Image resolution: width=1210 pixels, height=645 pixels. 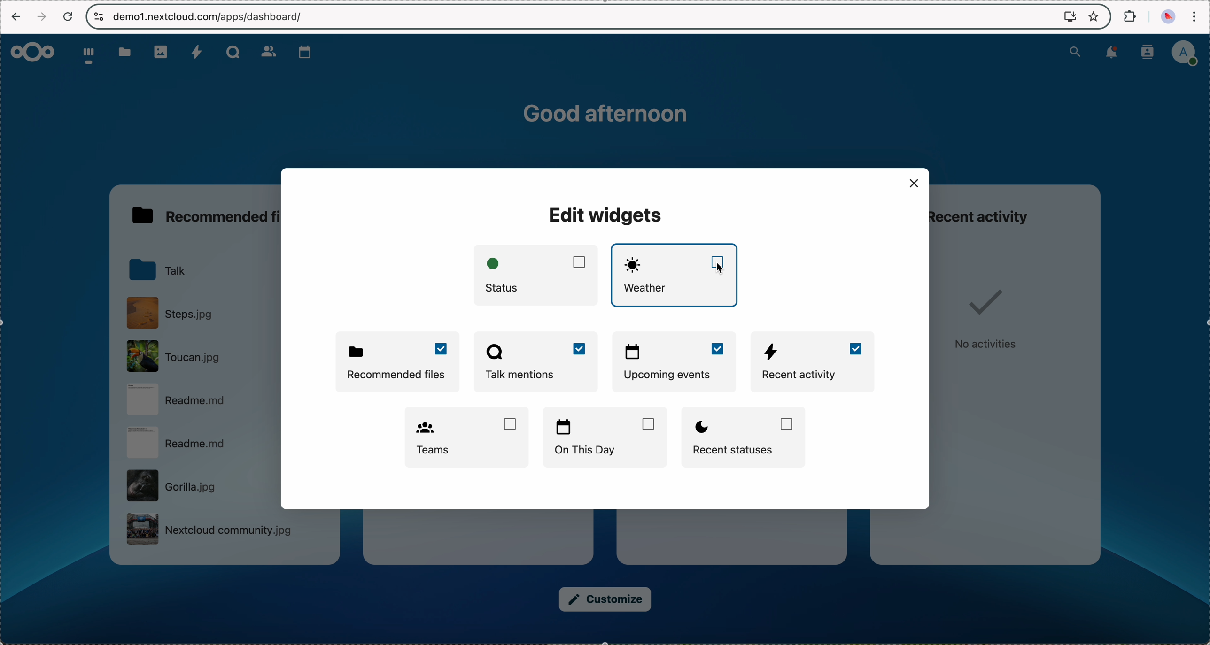 I want to click on dashboard, so click(x=87, y=55).